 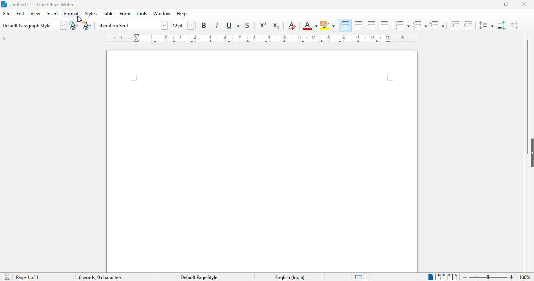 What do you see at coordinates (132, 25) in the screenshot?
I see `font name` at bounding box center [132, 25].